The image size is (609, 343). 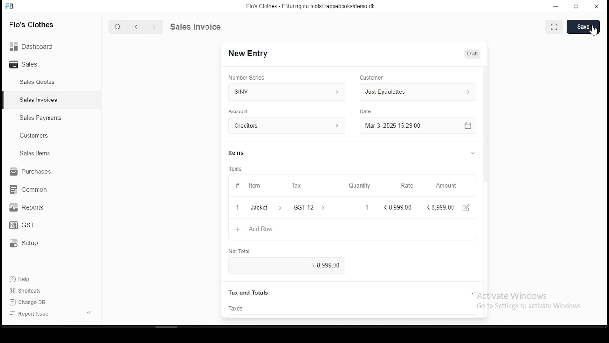 What do you see at coordinates (470, 293) in the screenshot?
I see `expand` at bounding box center [470, 293].